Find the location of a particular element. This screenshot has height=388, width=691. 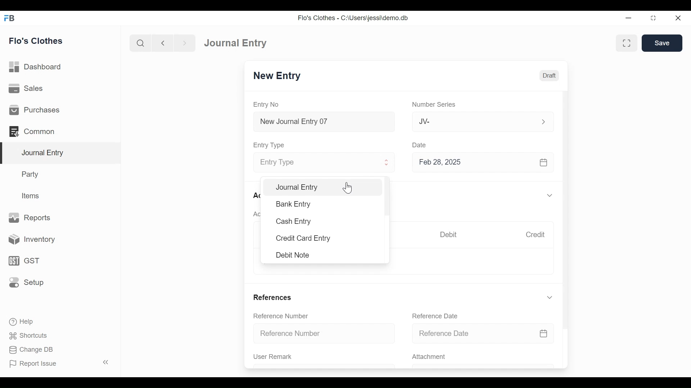

Feb 28, 2025 is located at coordinates (480, 163).